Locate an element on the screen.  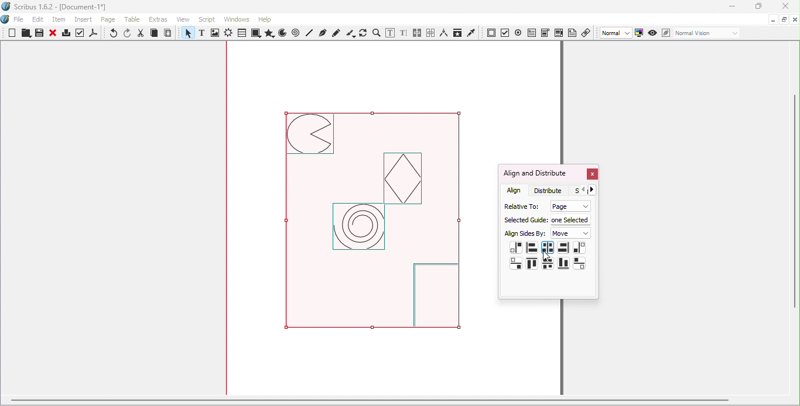
Page is located at coordinates (110, 20).